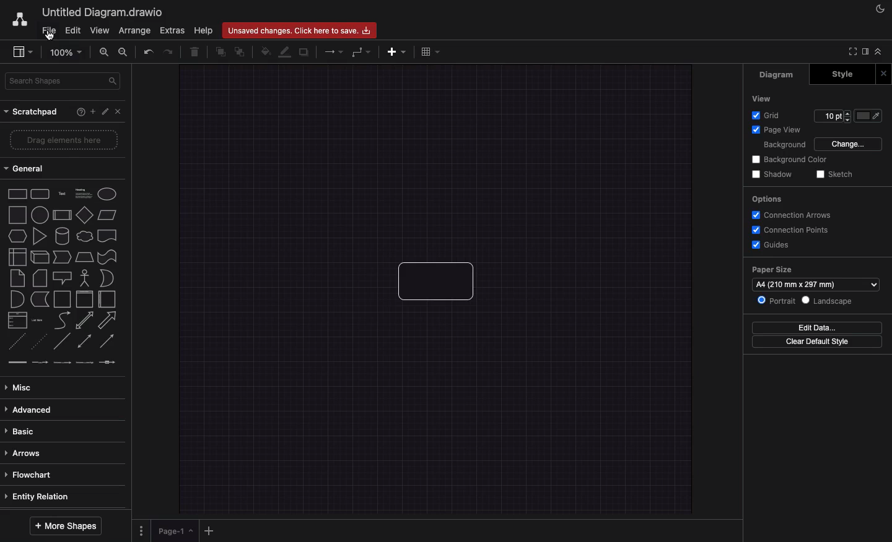 This screenshot has height=542, width=892. Describe the element at coordinates (204, 31) in the screenshot. I see `Help` at that location.